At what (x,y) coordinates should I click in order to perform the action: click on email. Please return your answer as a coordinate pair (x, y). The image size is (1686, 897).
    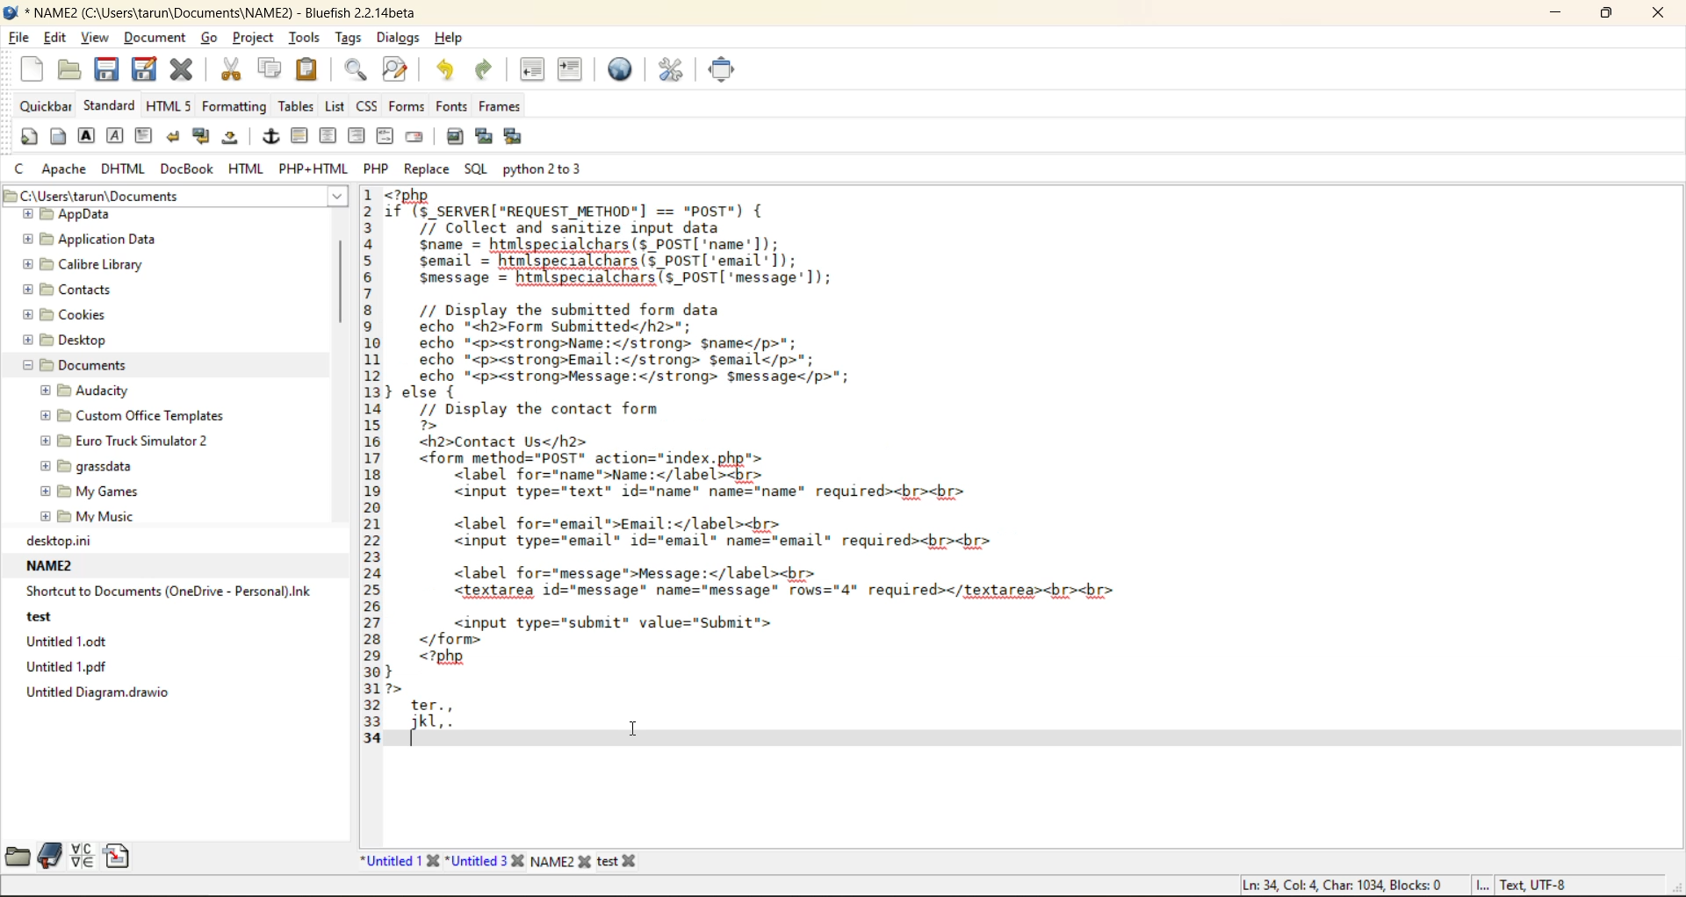
    Looking at the image, I should click on (414, 136).